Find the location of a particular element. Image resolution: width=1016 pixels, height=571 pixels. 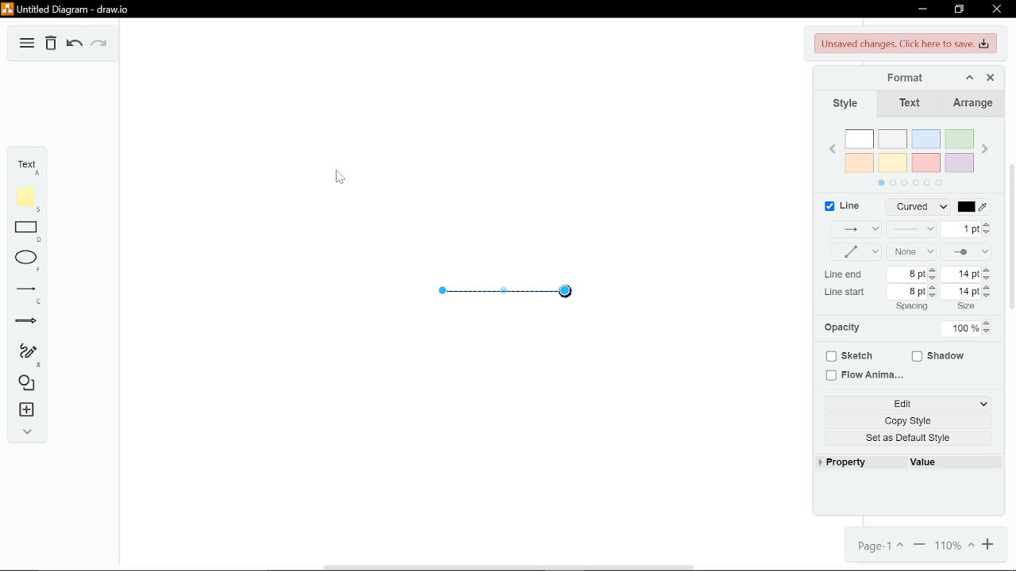

Current opacity is located at coordinates (959, 329).